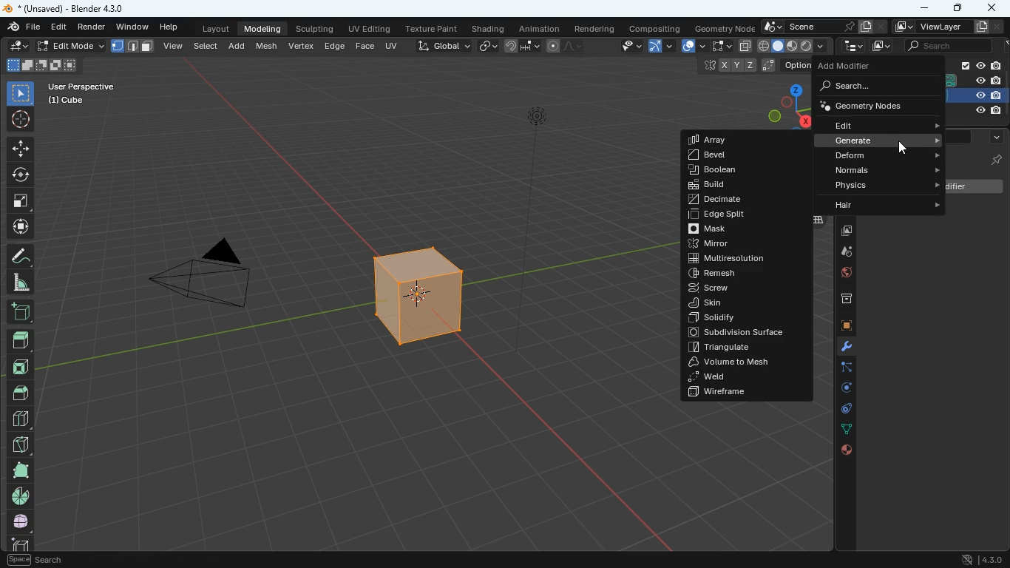  I want to click on format, so click(134, 45).